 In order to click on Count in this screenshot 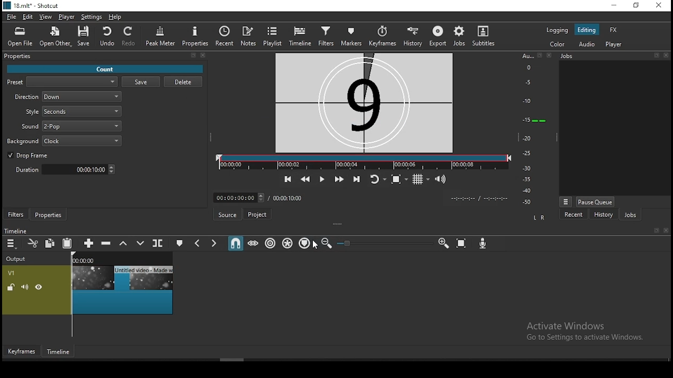, I will do `click(105, 69)`.